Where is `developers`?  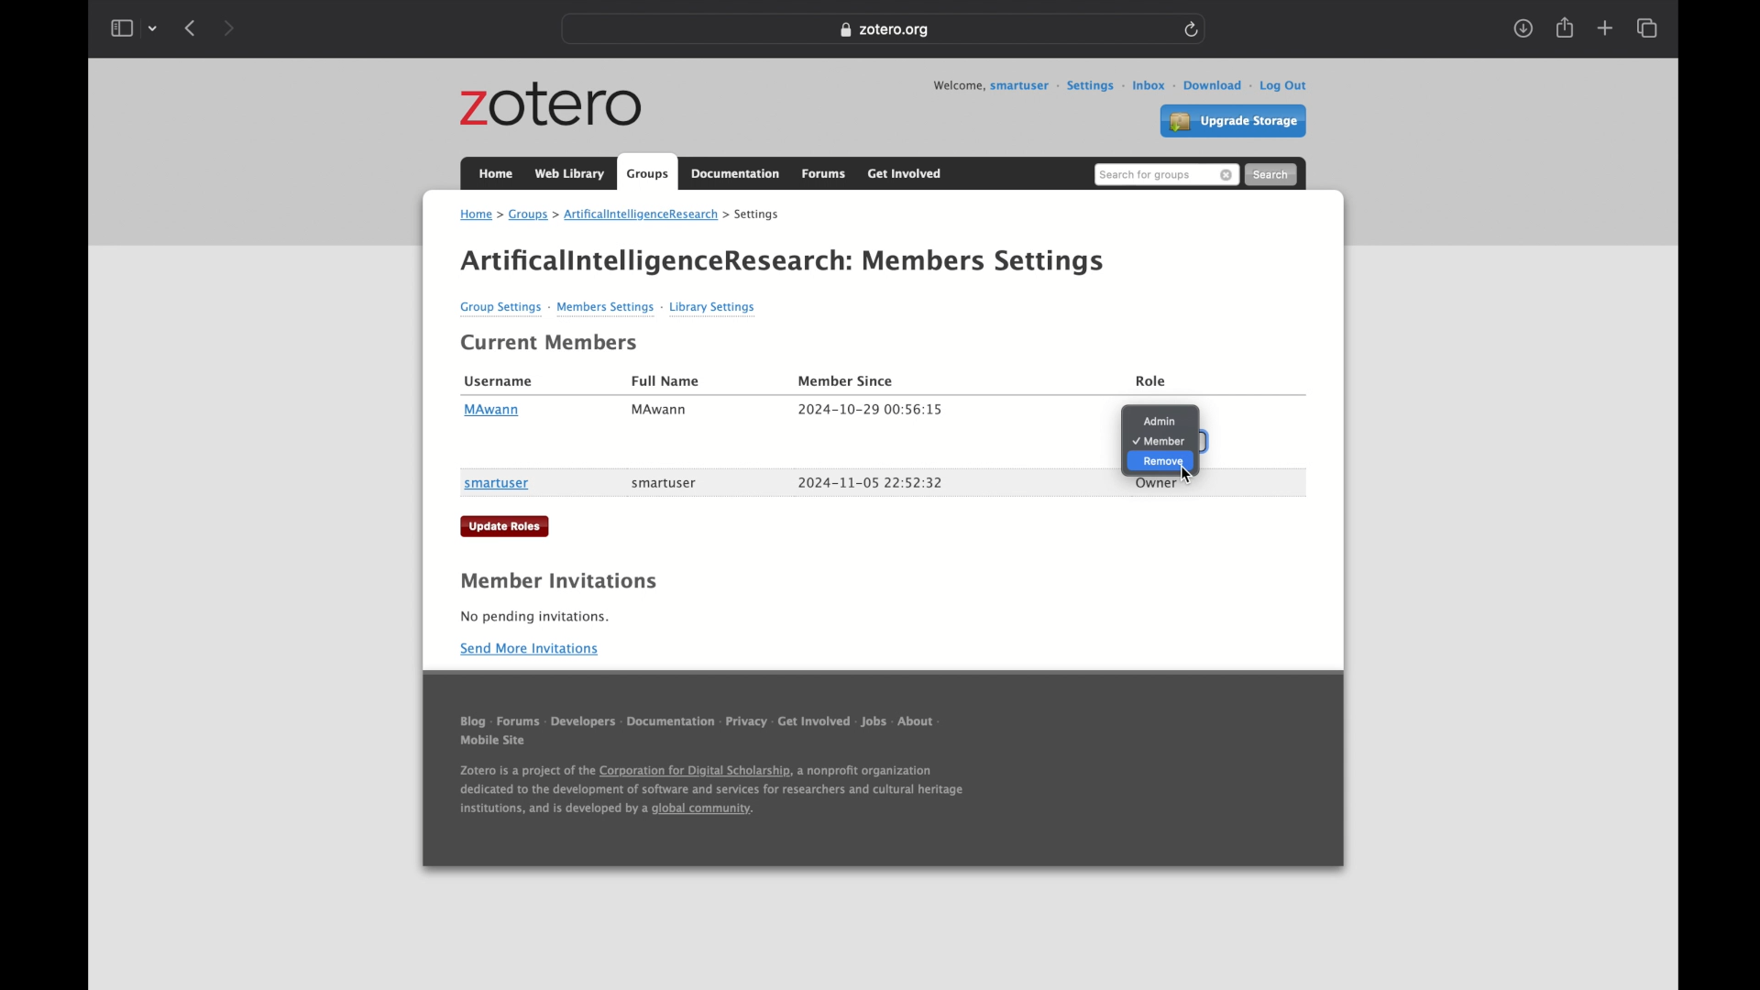 developers is located at coordinates (584, 726).